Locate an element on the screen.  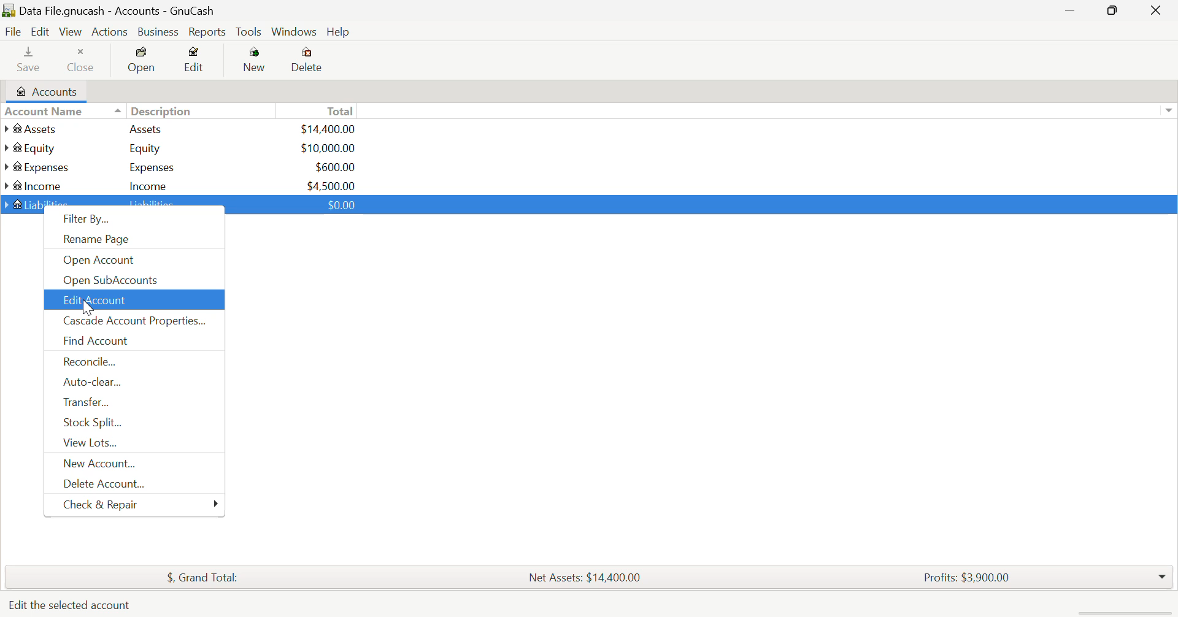
Transfer is located at coordinates (133, 404).